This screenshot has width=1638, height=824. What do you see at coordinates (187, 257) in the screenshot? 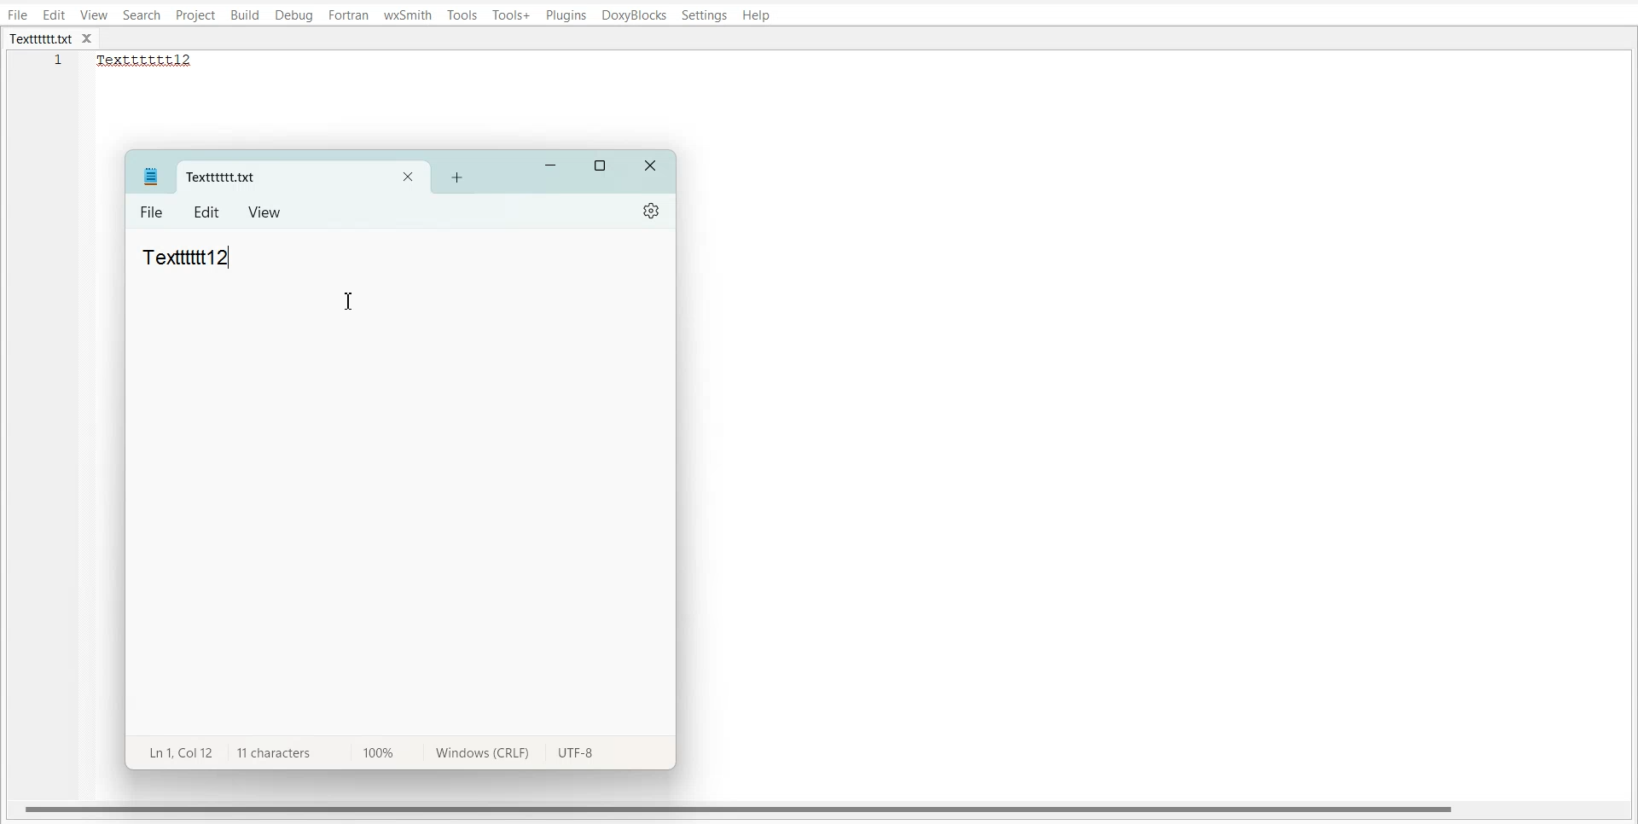
I see `Text` at bounding box center [187, 257].